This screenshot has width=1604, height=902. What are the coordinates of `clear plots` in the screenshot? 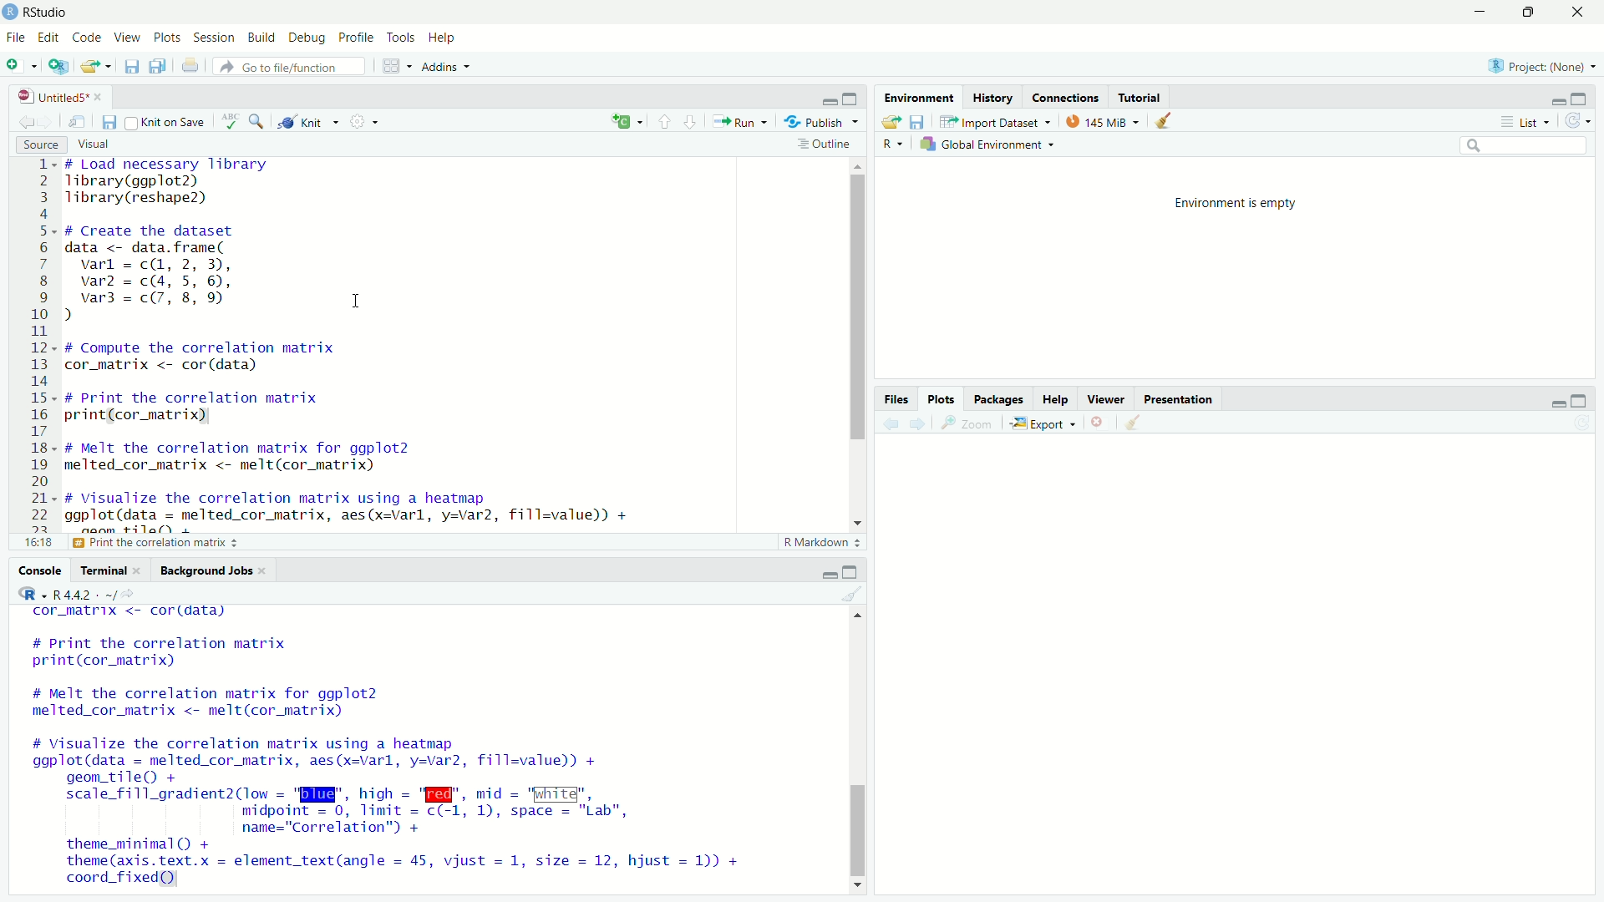 It's located at (1135, 422).